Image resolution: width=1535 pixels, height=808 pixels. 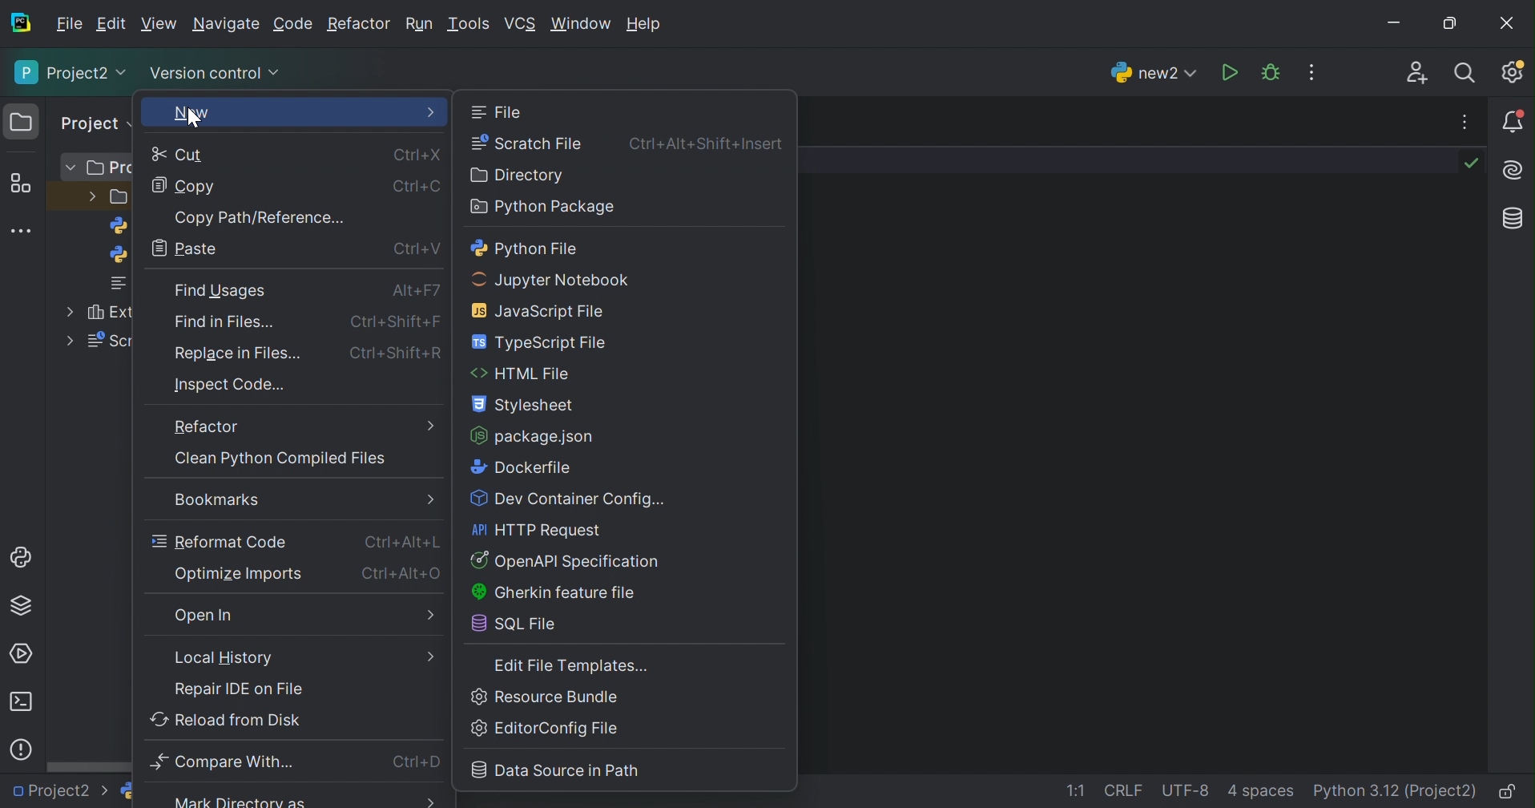 What do you see at coordinates (1451, 21) in the screenshot?
I see `Restore down` at bounding box center [1451, 21].